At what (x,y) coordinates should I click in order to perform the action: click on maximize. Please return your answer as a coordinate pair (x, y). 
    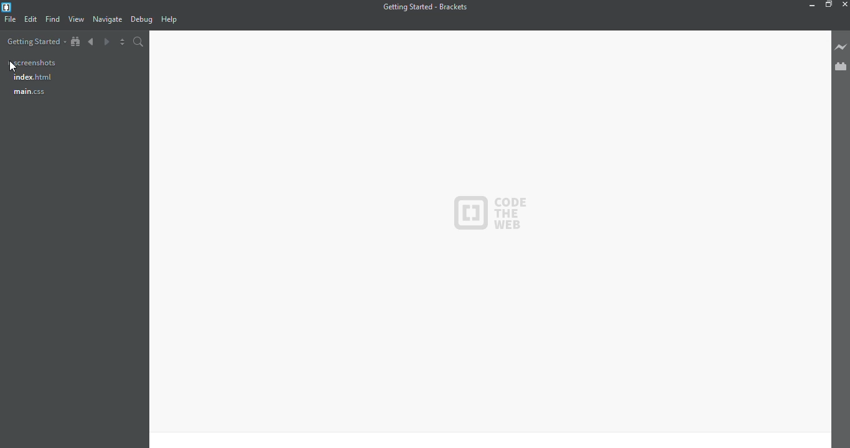
    Looking at the image, I should click on (828, 5).